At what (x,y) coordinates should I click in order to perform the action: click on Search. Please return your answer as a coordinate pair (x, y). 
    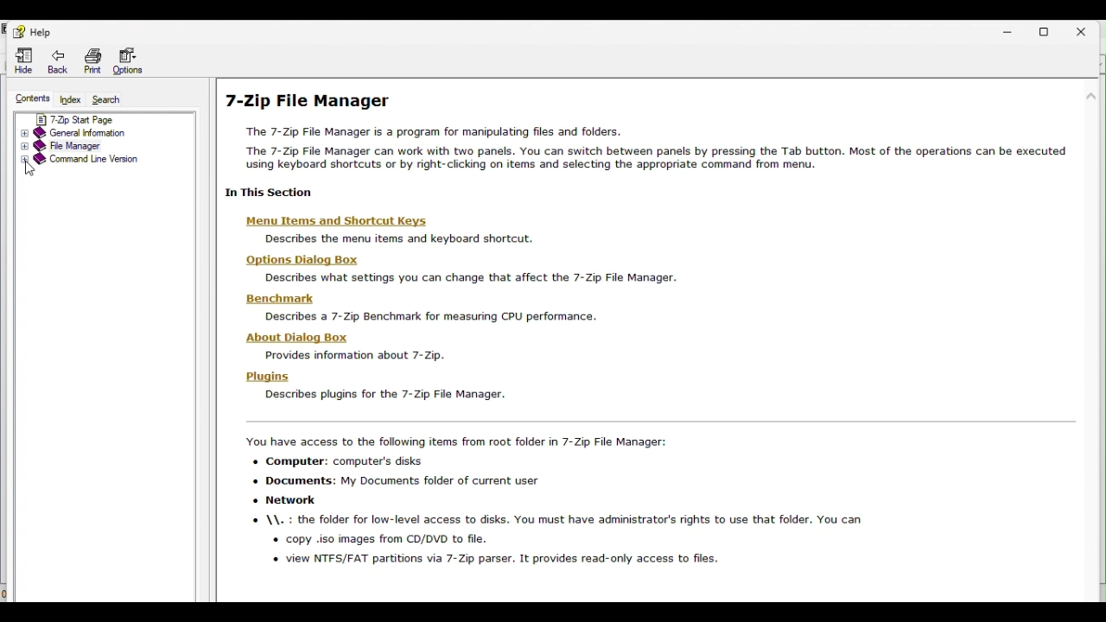
    Looking at the image, I should click on (104, 98).